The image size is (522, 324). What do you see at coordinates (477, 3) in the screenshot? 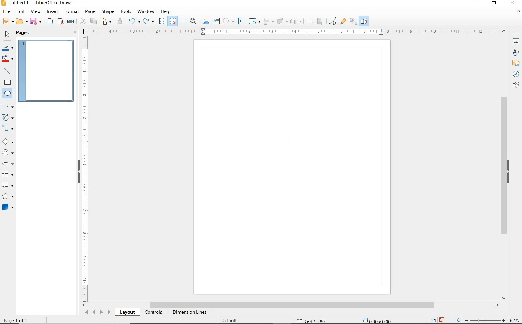
I see `MINIMIZE` at bounding box center [477, 3].